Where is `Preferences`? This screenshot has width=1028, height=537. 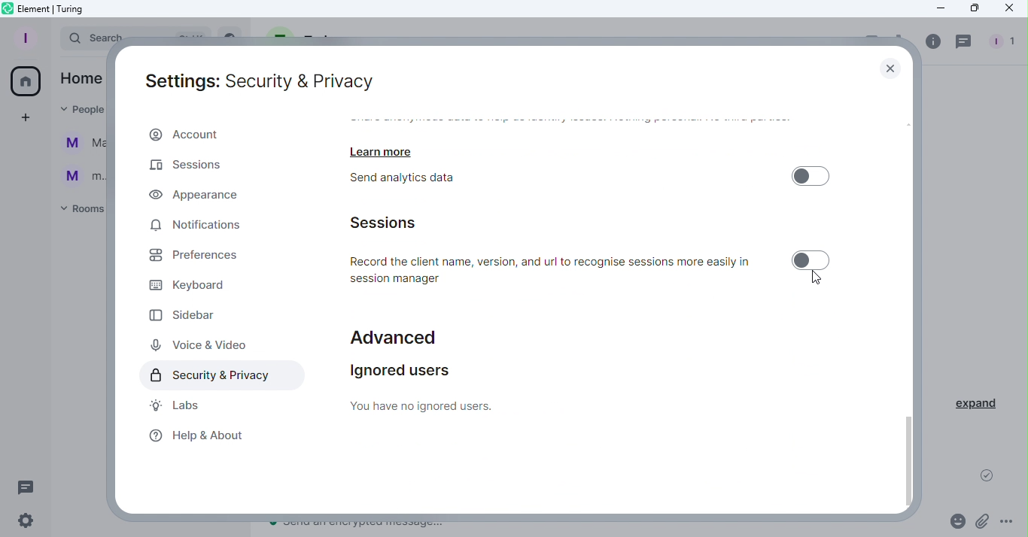
Preferences is located at coordinates (208, 259).